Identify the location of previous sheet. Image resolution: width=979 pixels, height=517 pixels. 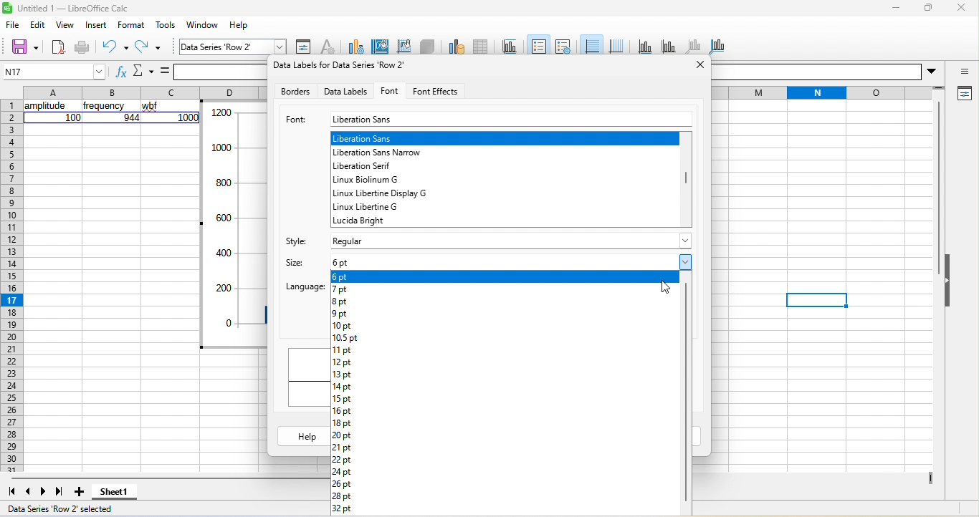
(29, 492).